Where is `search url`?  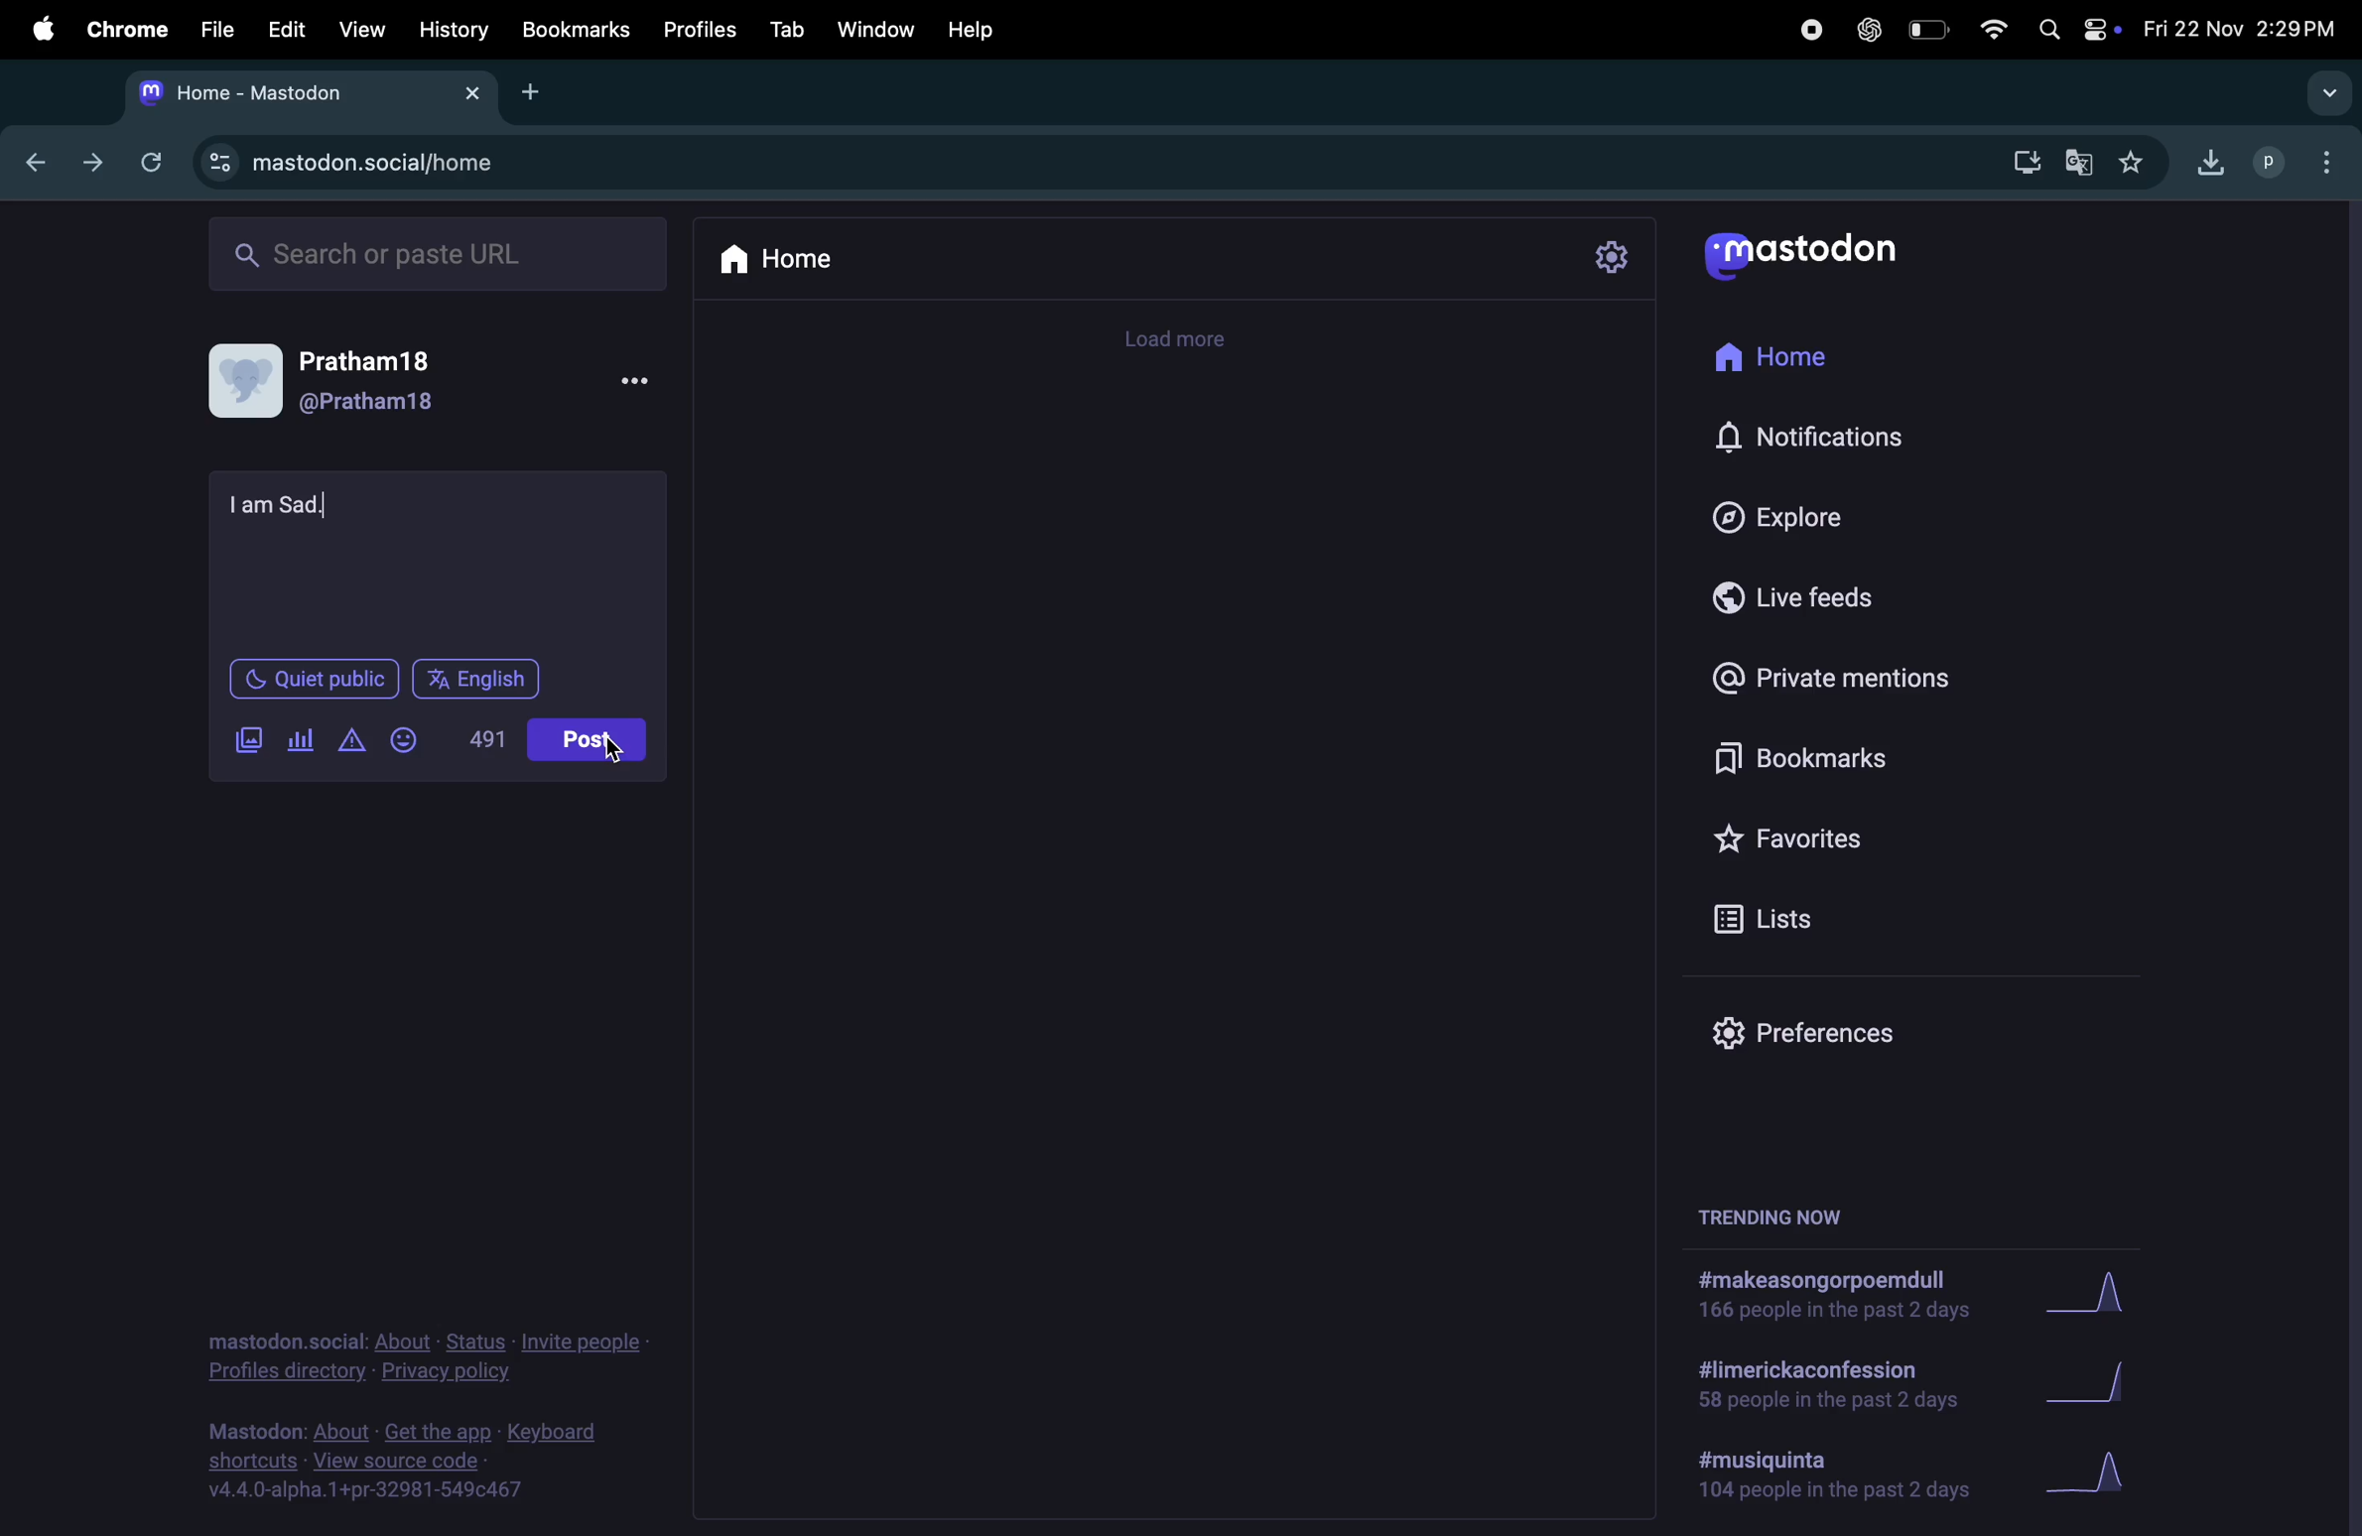
search url is located at coordinates (390, 158).